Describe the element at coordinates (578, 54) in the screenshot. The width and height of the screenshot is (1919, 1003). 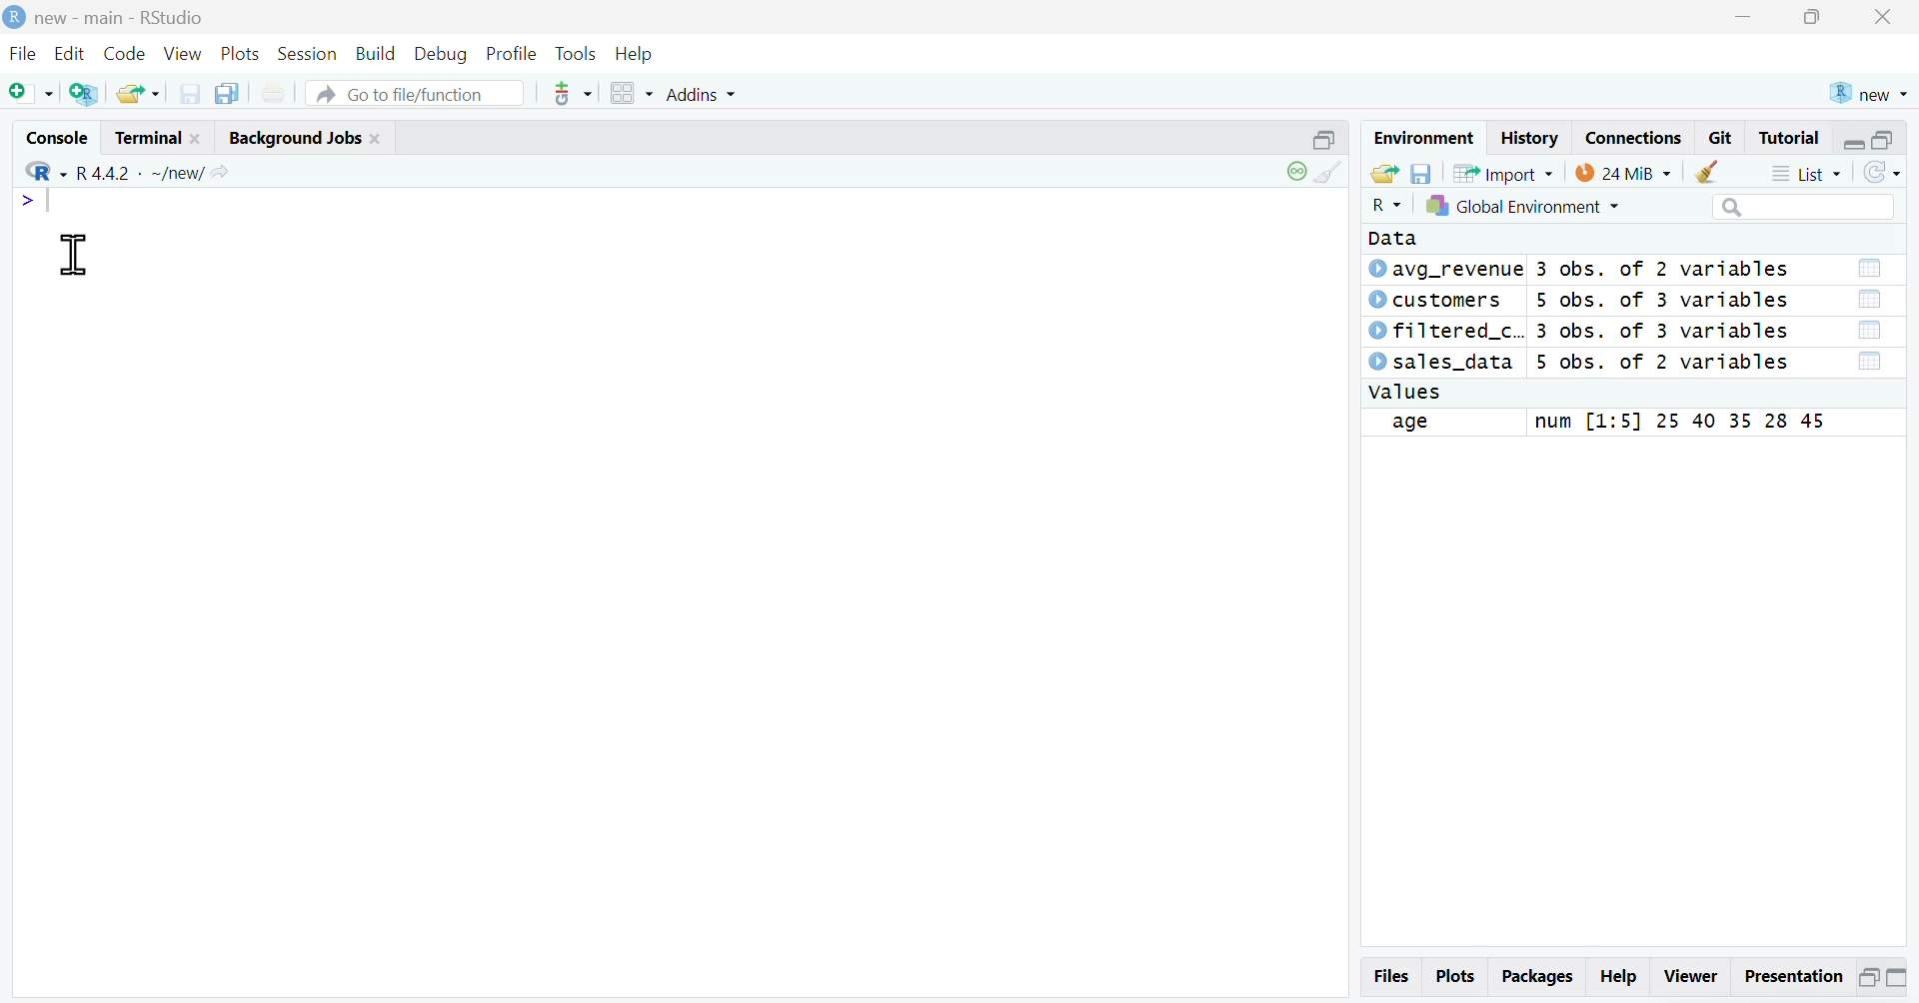
I see `Tools` at that location.